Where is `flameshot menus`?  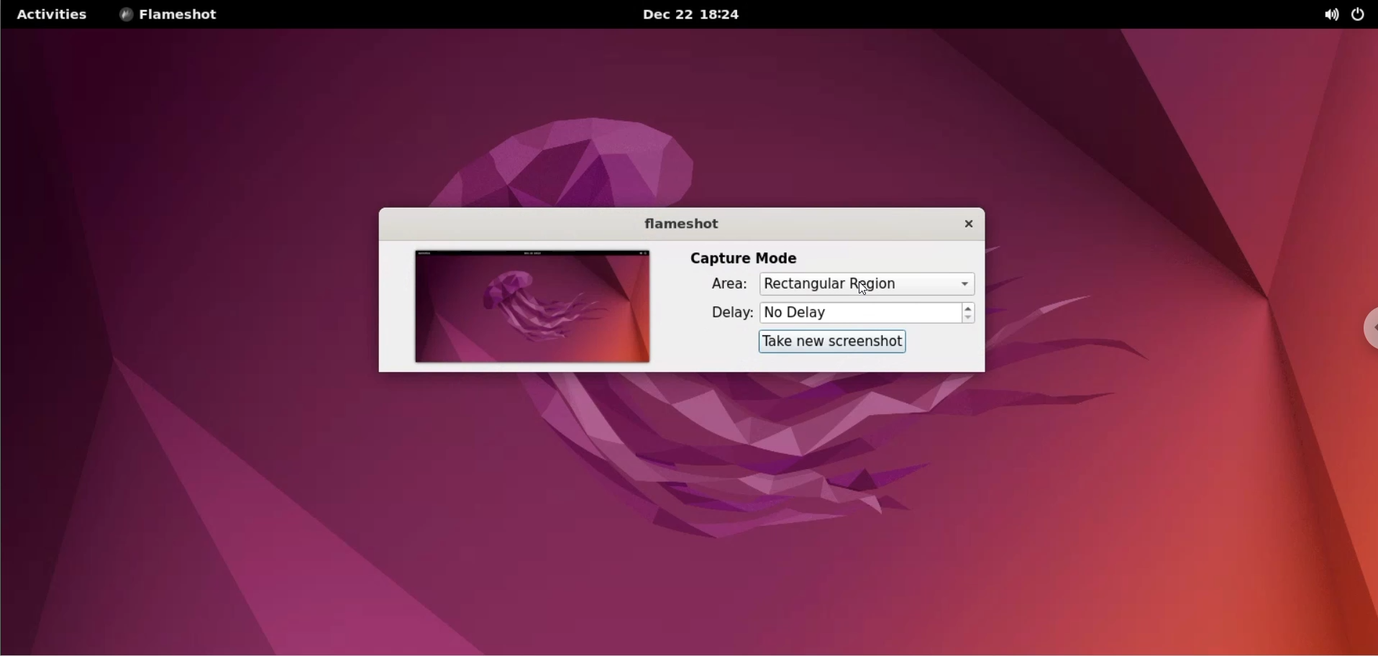
flameshot menus is located at coordinates (180, 15).